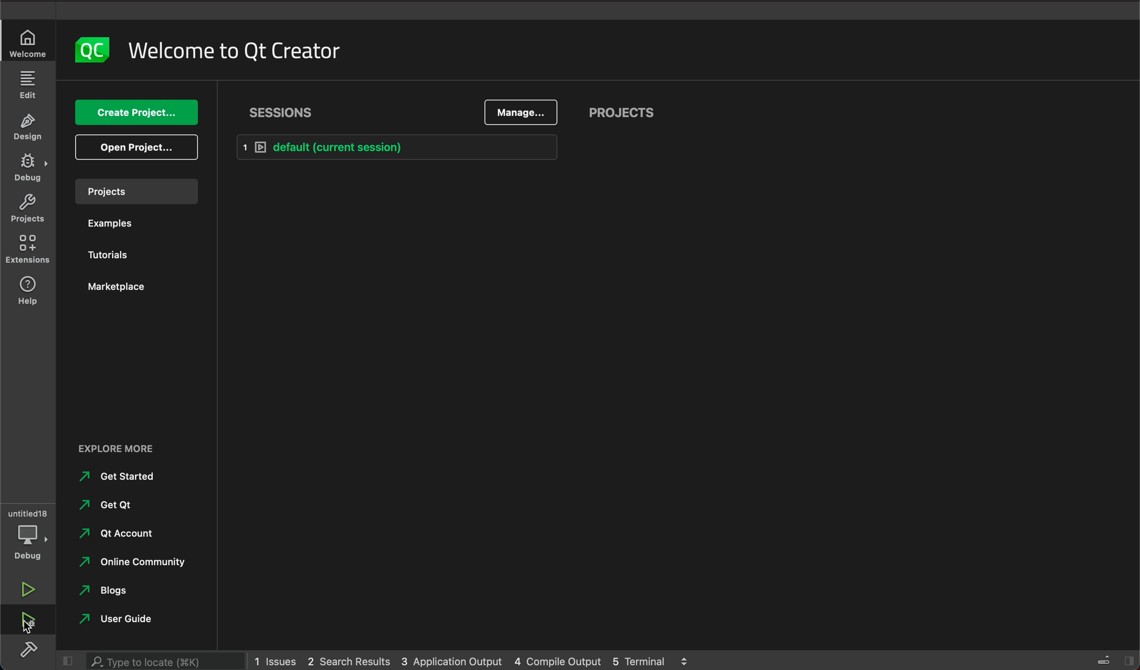 This screenshot has width=1140, height=670. What do you see at coordinates (348, 662) in the screenshot?
I see `2 search result` at bounding box center [348, 662].